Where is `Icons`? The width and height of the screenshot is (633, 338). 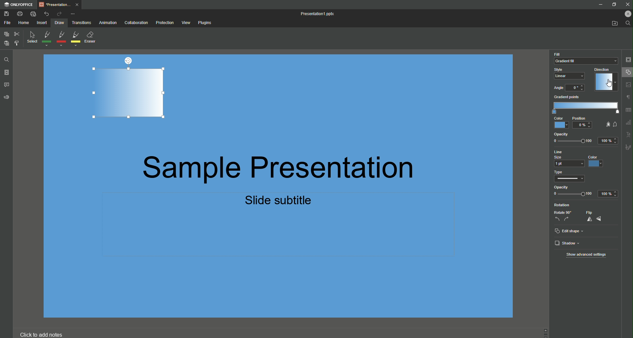 Icons is located at coordinates (611, 123).